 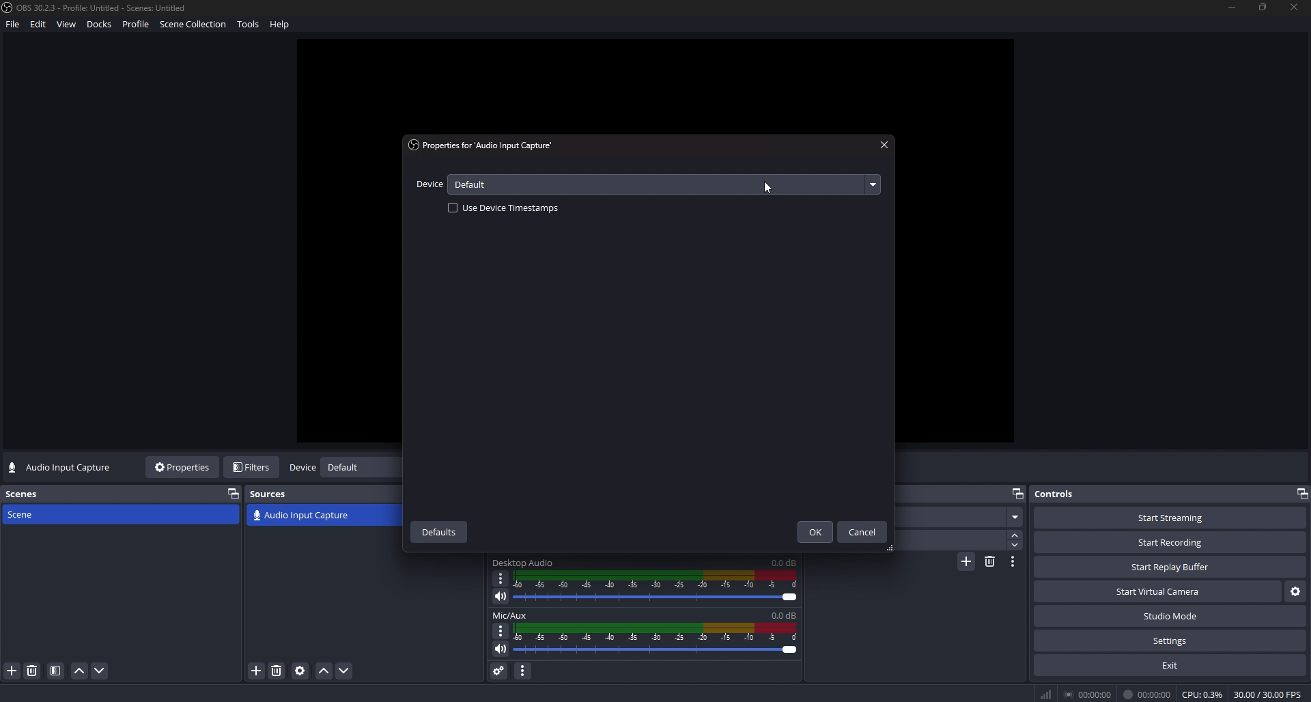 What do you see at coordinates (990, 561) in the screenshot?
I see `remove transition` at bounding box center [990, 561].